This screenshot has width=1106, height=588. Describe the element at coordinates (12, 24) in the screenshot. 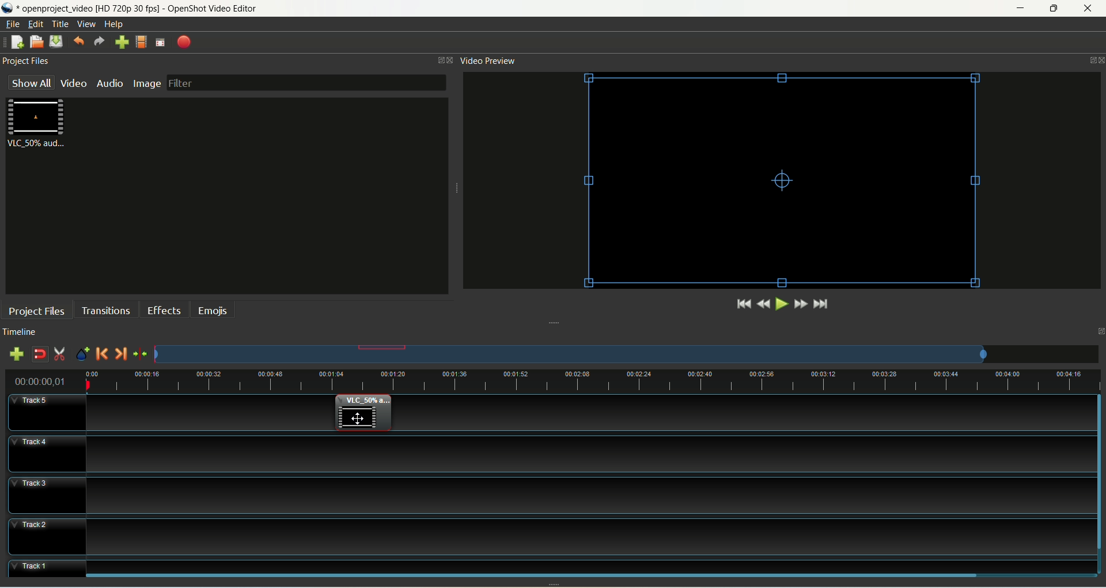

I see `file` at that location.